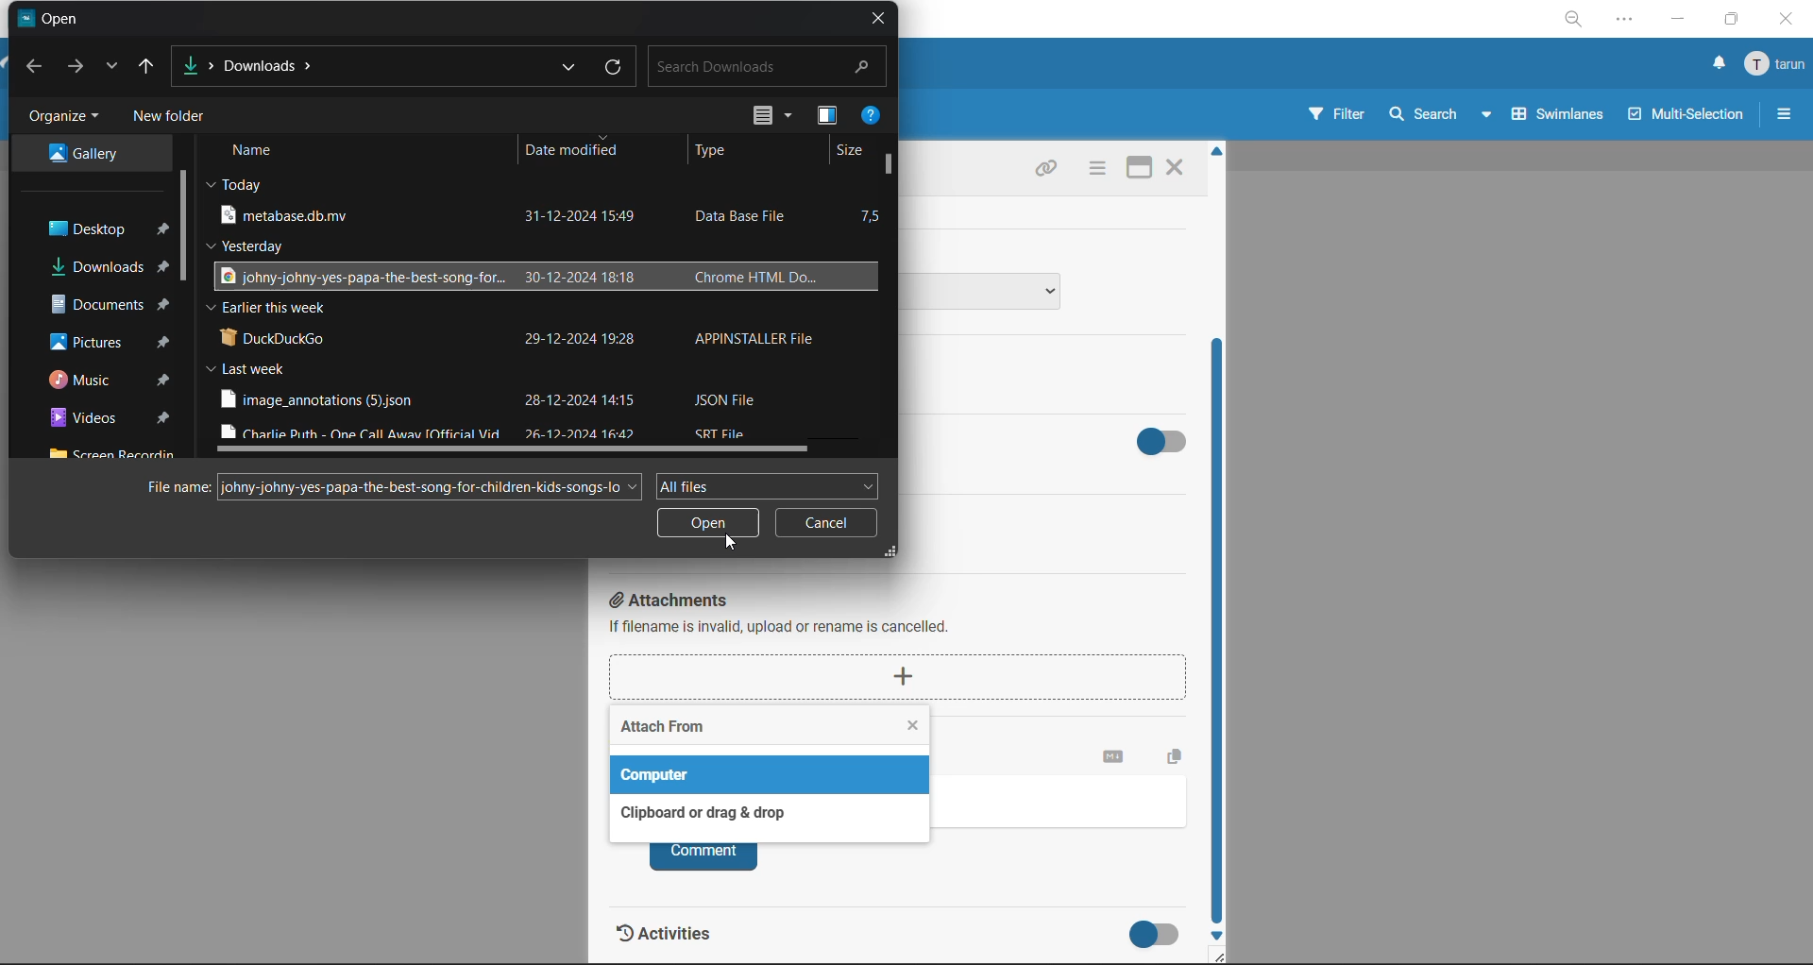 The width and height of the screenshot is (1813, 965). I want to click on all files, so click(766, 483).